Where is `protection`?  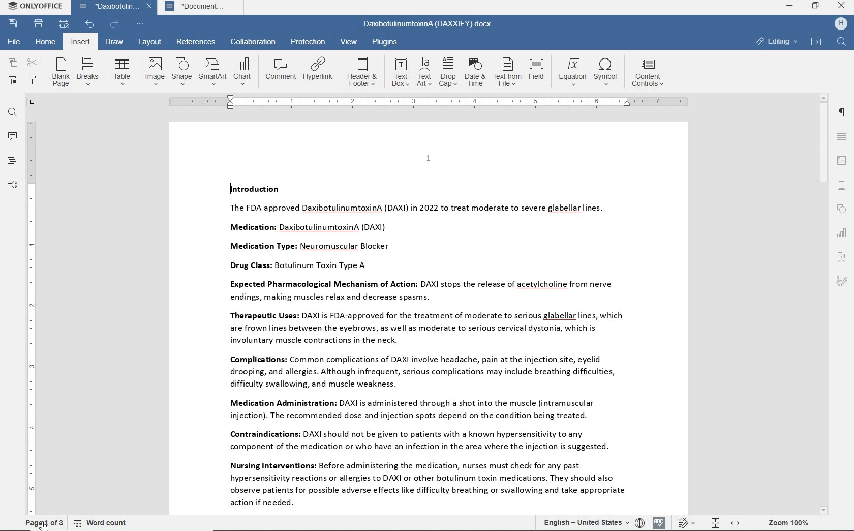
protection is located at coordinates (307, 42).